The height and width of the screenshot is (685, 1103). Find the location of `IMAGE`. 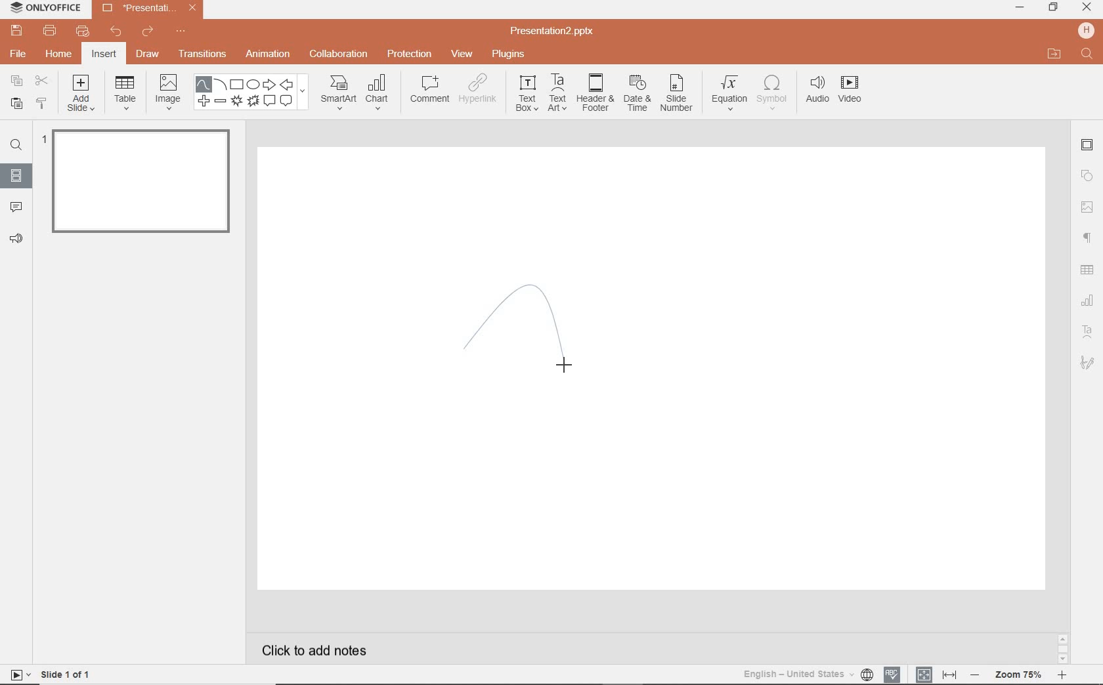

IMAGE is located at coordinates (168, 91).